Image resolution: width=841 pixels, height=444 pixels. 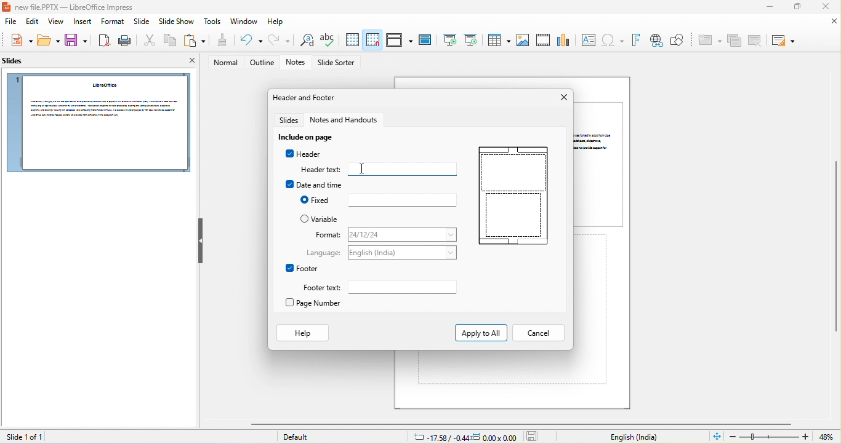 I want to click on slides, so click(x=17, y=63).